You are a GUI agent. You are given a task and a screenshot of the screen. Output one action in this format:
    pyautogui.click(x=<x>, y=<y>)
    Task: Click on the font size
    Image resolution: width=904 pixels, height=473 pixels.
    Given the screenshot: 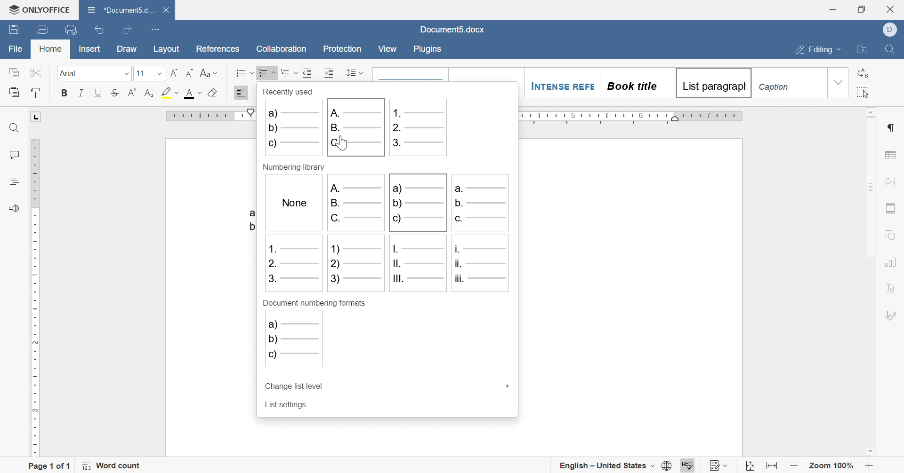 What is the action you would take?
    pyautogui.click(x=140, y=73)
    